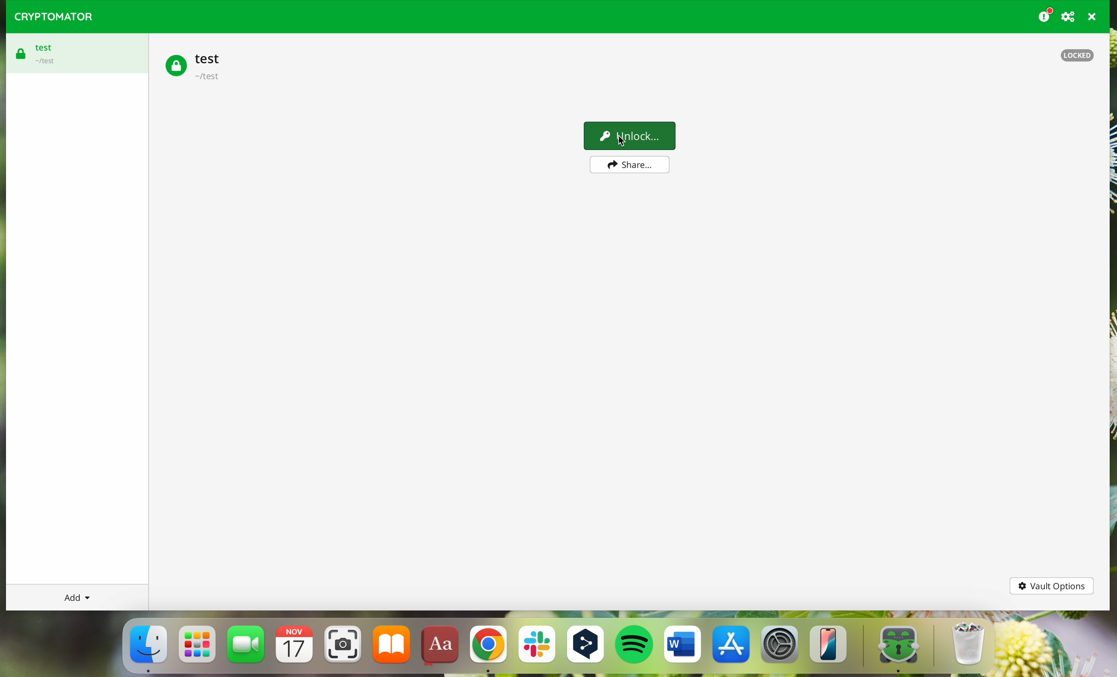  What do you see at coordinates (296, 648) in the screenshot?
I see `calendar` at bounding box center [296, 648].